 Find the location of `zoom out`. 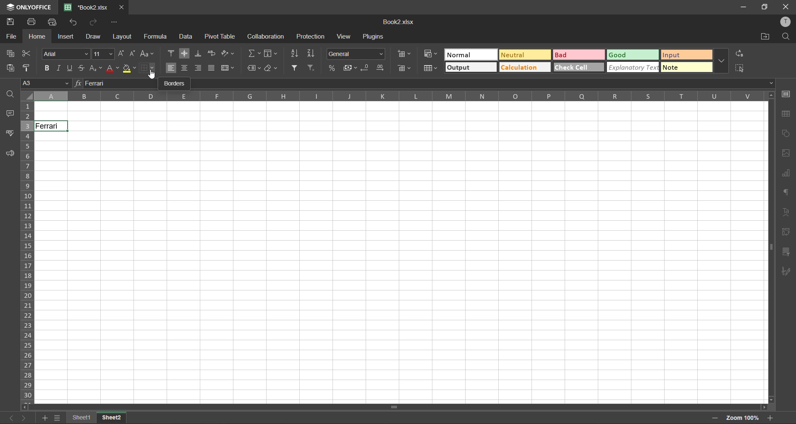

zoom out is located at coordinates (715, 419).